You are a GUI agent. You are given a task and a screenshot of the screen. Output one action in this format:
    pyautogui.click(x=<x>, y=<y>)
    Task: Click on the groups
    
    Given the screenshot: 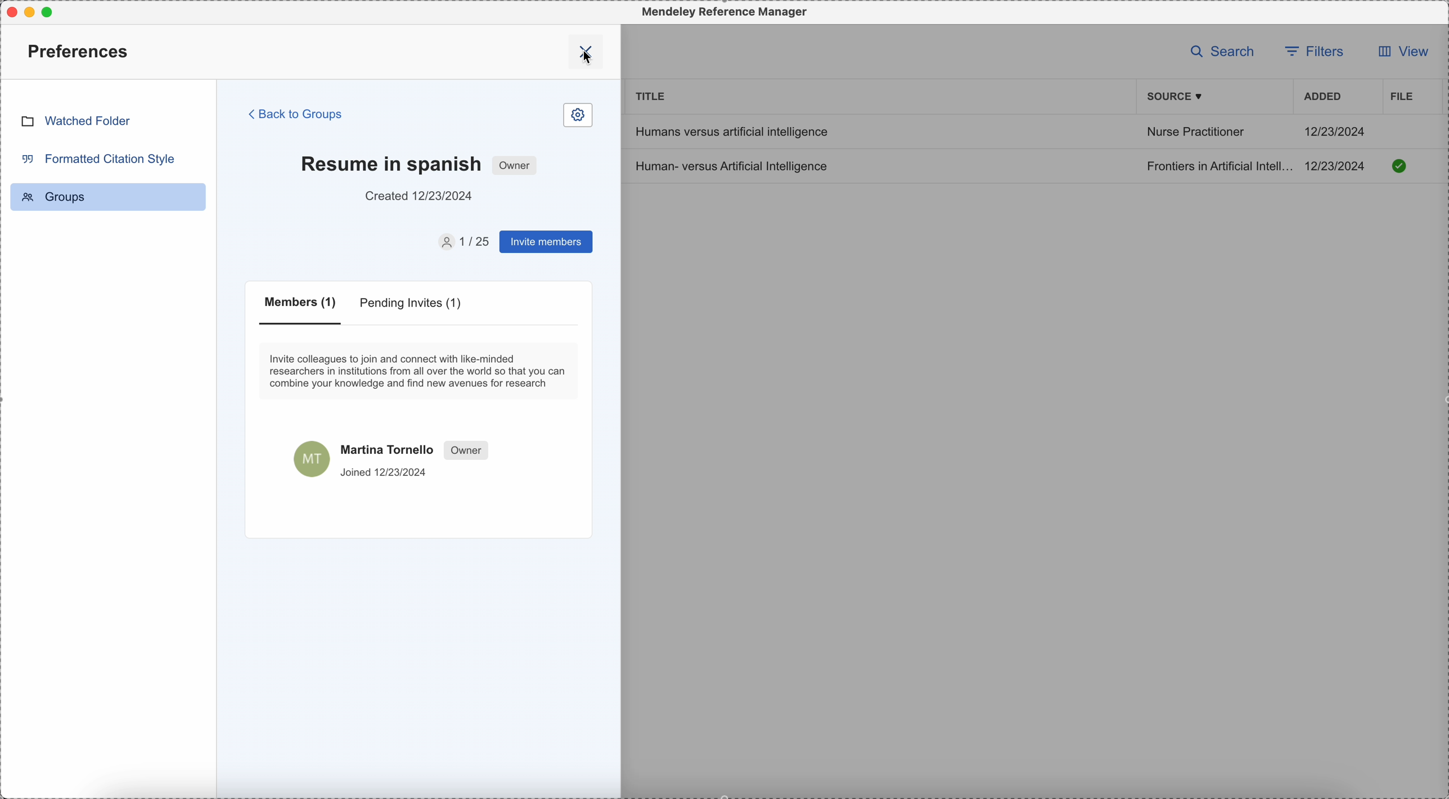 What is the action you would take?
    pyautogui.click(x=108, y=197)
    